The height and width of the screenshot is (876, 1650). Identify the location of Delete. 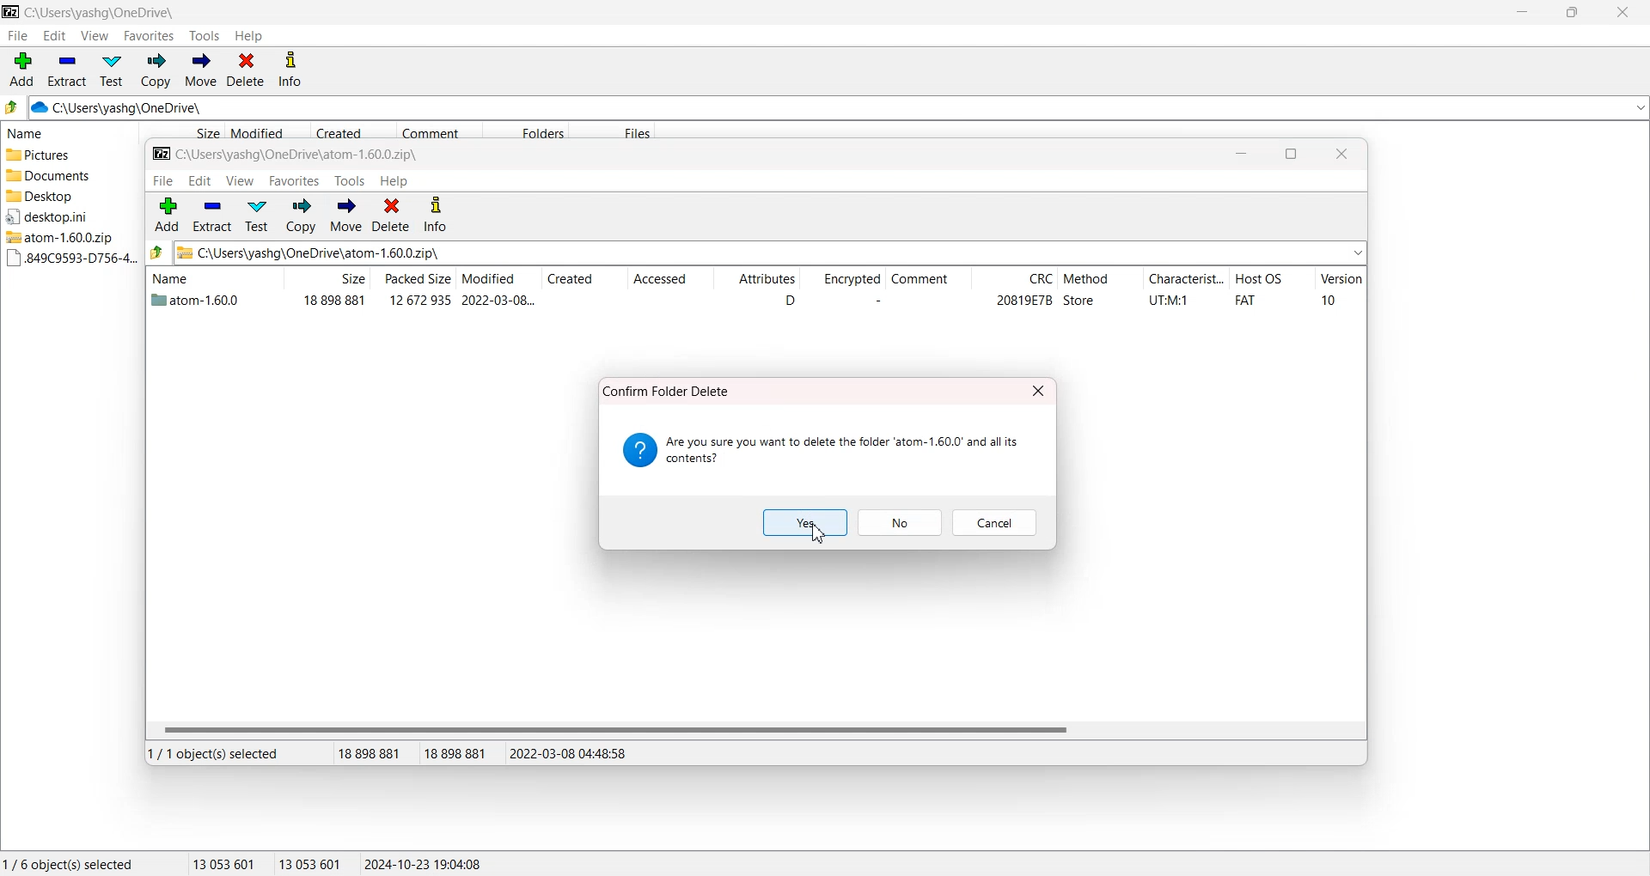
(246, 70).